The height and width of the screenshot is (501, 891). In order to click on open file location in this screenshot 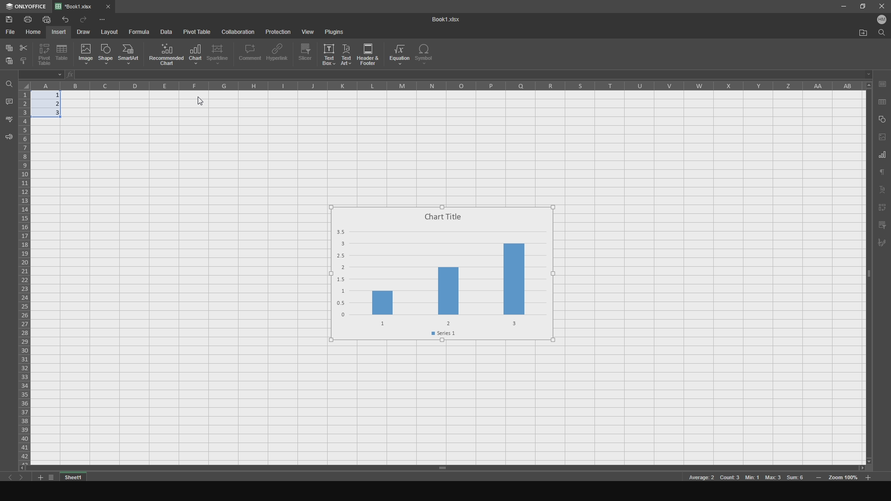, I will do `click(859, 32)`.